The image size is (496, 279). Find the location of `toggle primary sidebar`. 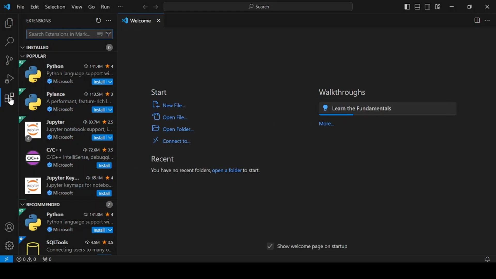

toggle primary sidebar is located at coordinates (407, 7).